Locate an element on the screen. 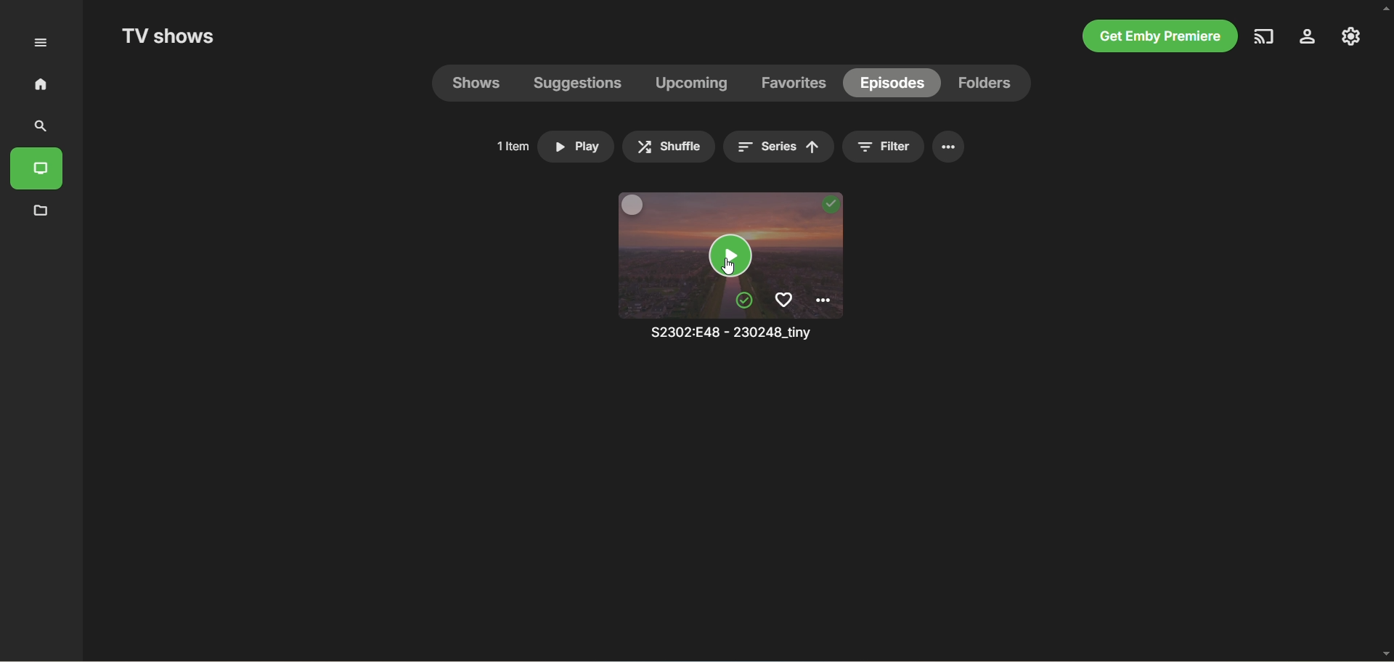  Cursor is located at coordinates (727, 266).